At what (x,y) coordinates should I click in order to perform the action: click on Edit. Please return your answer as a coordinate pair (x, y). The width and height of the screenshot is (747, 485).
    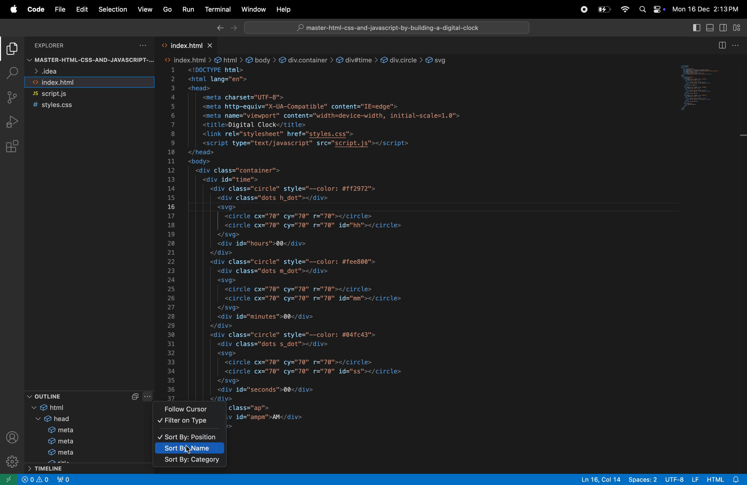
    Looking at the image, I should click on (82, 9).